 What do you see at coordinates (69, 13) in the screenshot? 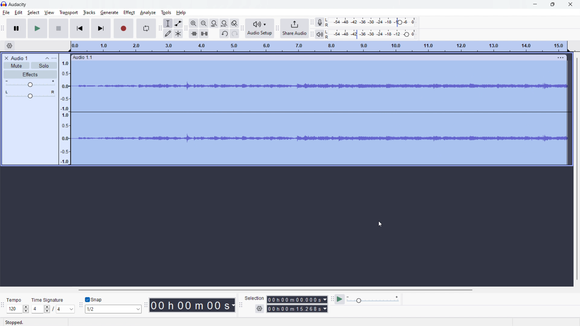
I see `transport` at bounding box center [69, 13].